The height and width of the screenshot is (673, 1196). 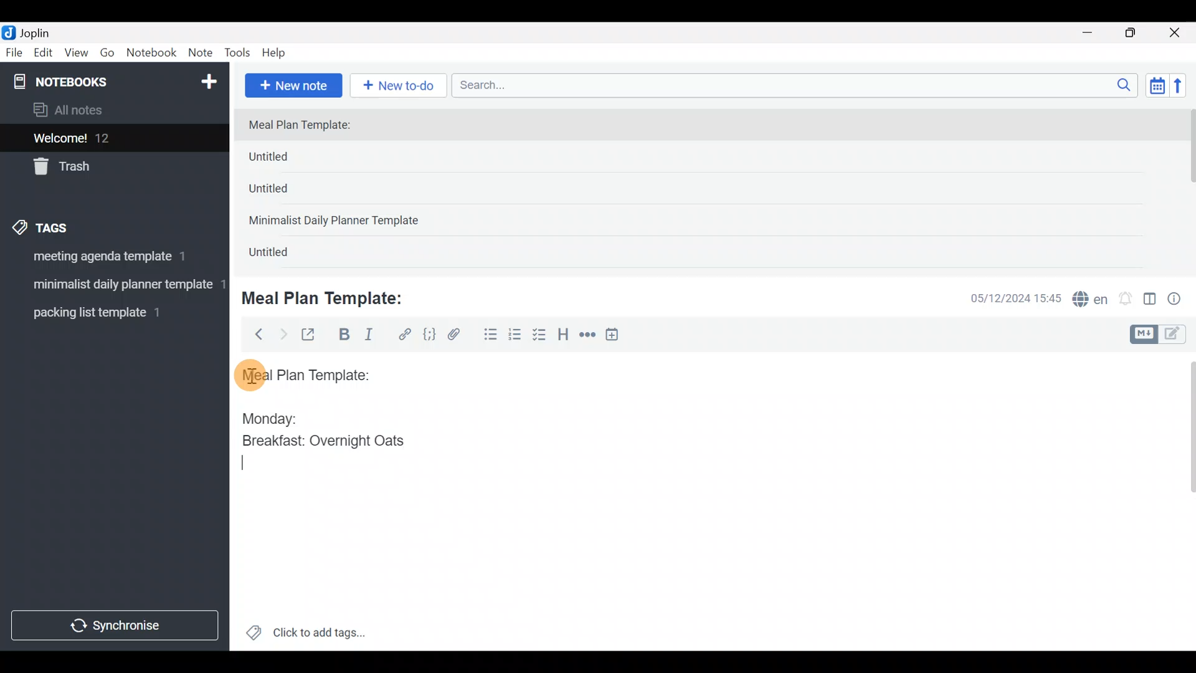 What do you see at coordinates (111, 260) in the screenshot?
I see `Tag 1` at bounding box center [111, 260].